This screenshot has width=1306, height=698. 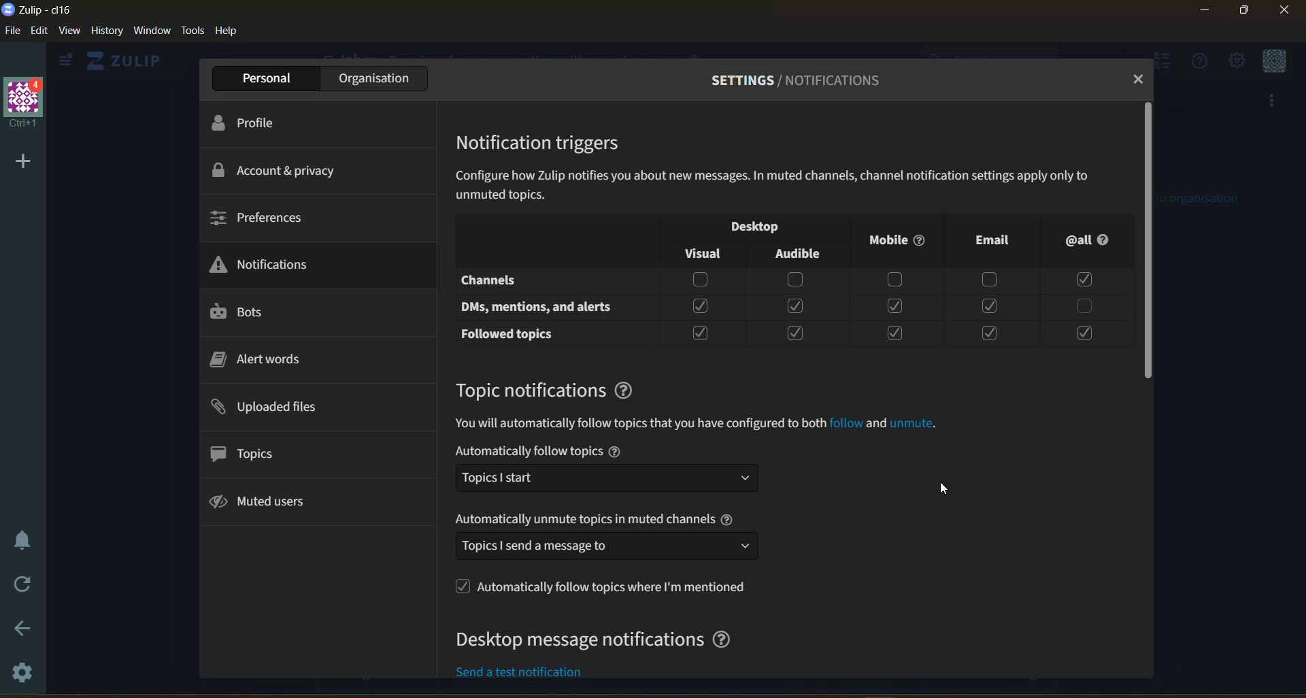 What do you see at coordinates (507, 337) in the screenshot?
I see `Followed Topics` at bounding box center [507, 337].